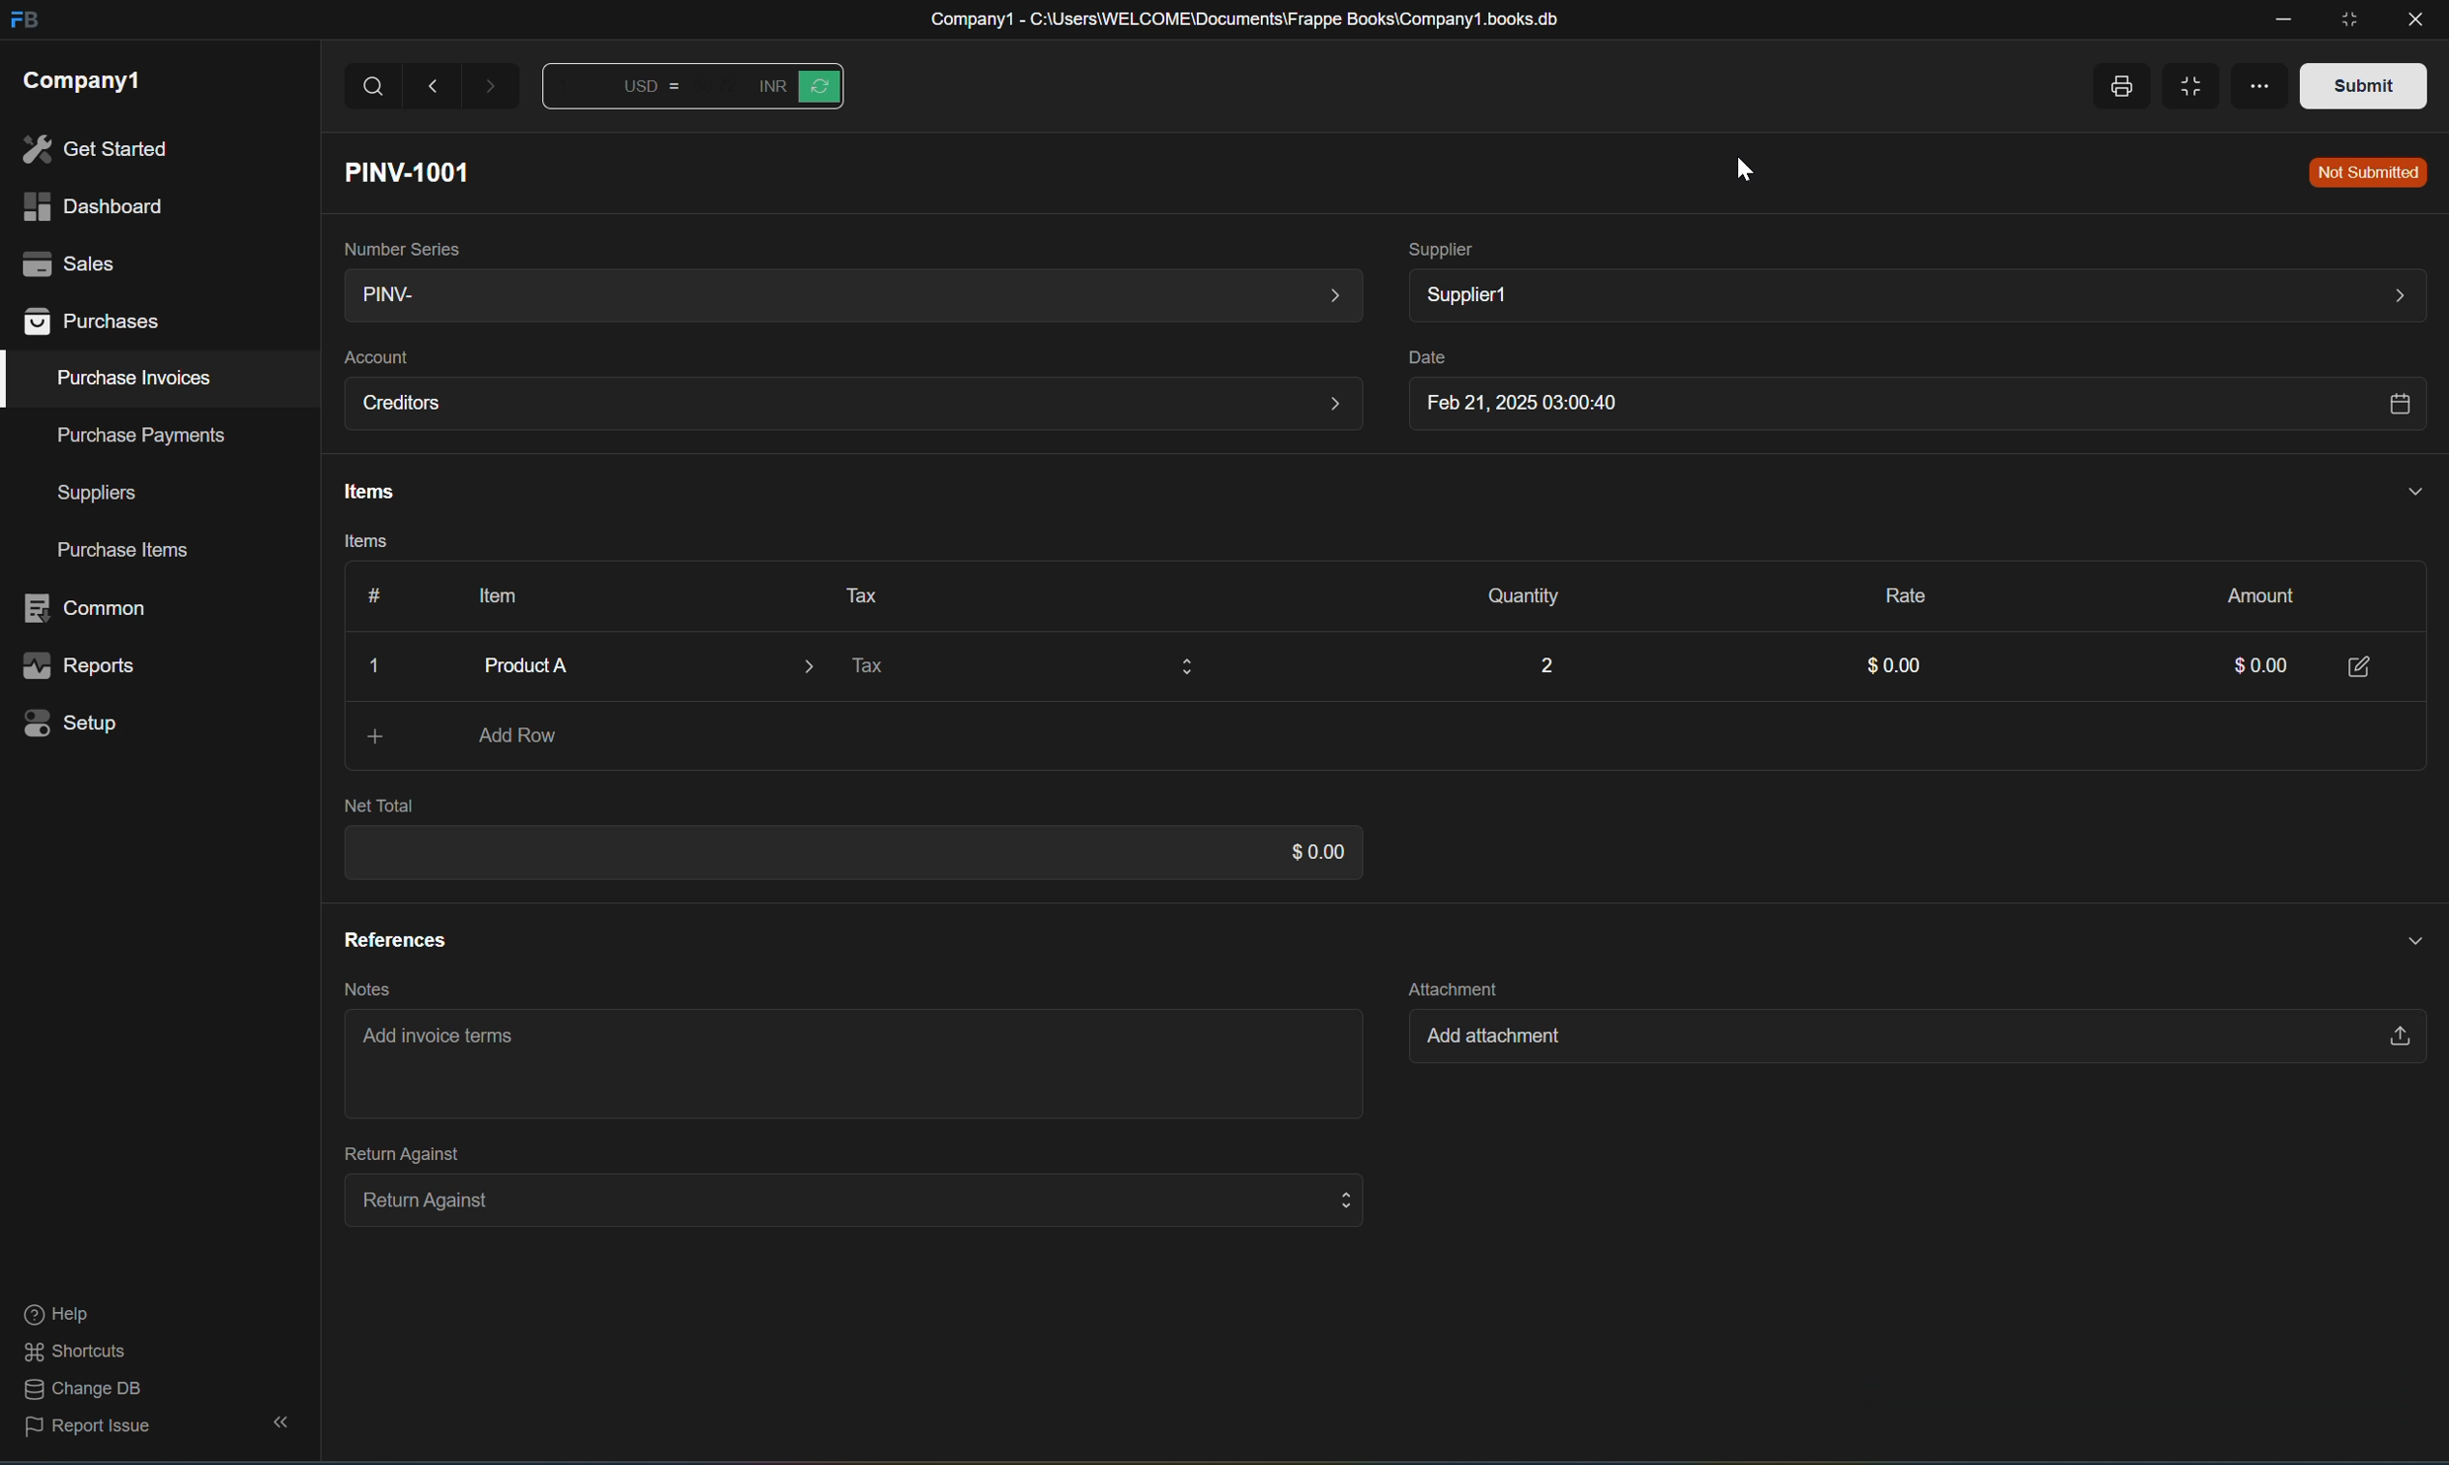 This screenshot has height=1465, width=2449. What do you see at coordinates (361, 736) in the screenshot?
I see `Add` at bounding box center [361, 736].